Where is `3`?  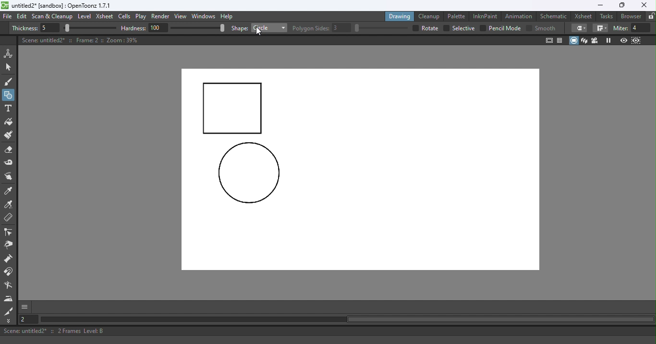 3 is located at coordinates (342, 28).